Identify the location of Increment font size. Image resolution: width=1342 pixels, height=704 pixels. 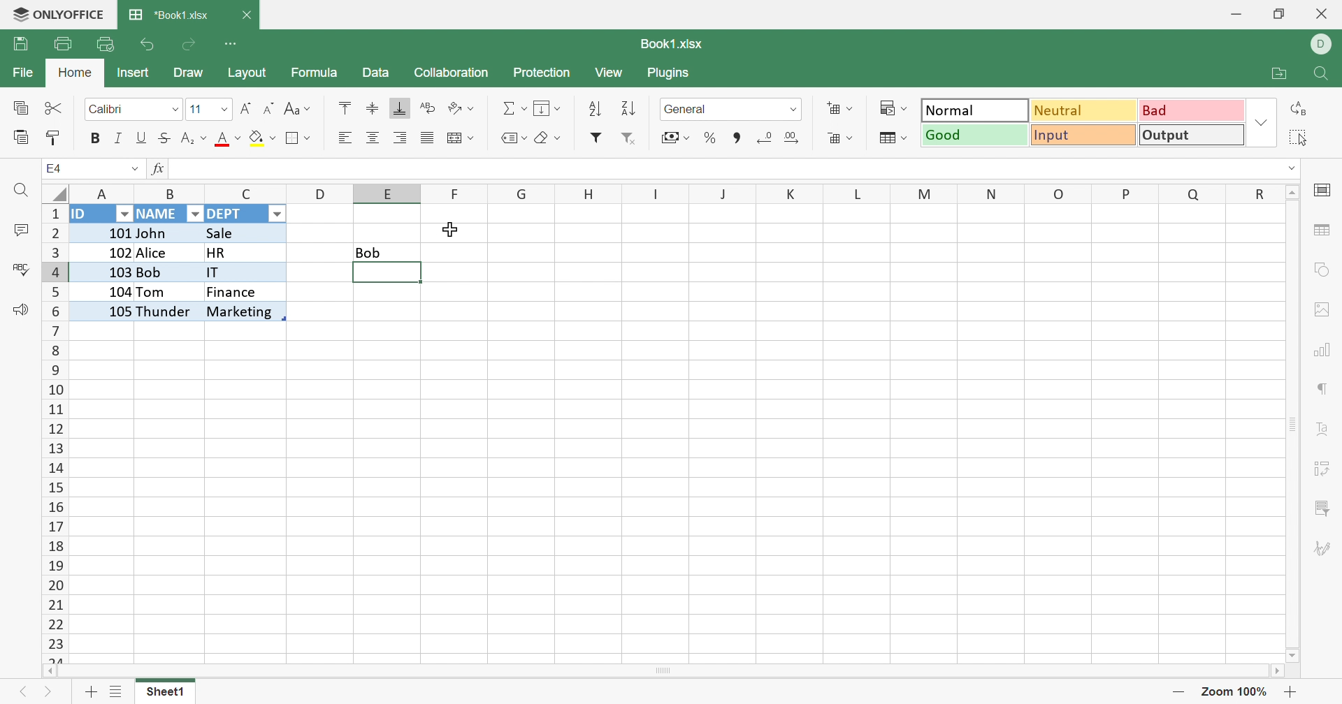
(245, 109).